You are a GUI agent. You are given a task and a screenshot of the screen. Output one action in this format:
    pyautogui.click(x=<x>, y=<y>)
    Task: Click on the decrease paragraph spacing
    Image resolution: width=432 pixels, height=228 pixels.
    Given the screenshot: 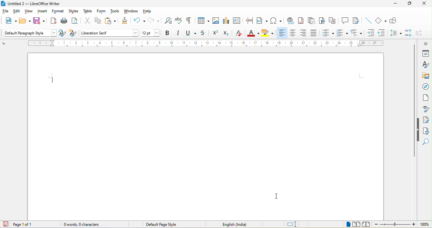 What is the action you would take?
    pyautogui.click(x=421, y=33)
    